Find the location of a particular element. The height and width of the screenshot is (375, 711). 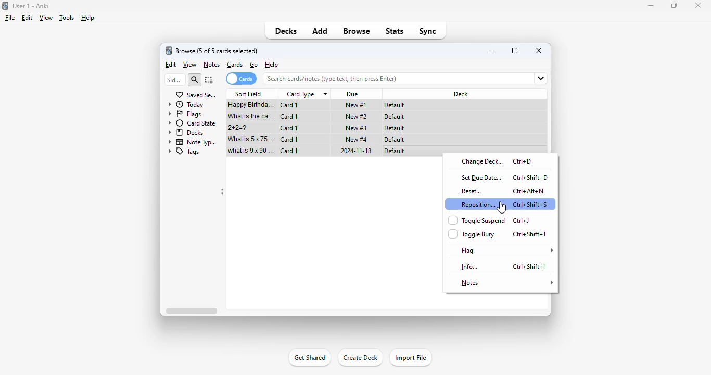

card 1  is located at coordinates (289, 151).